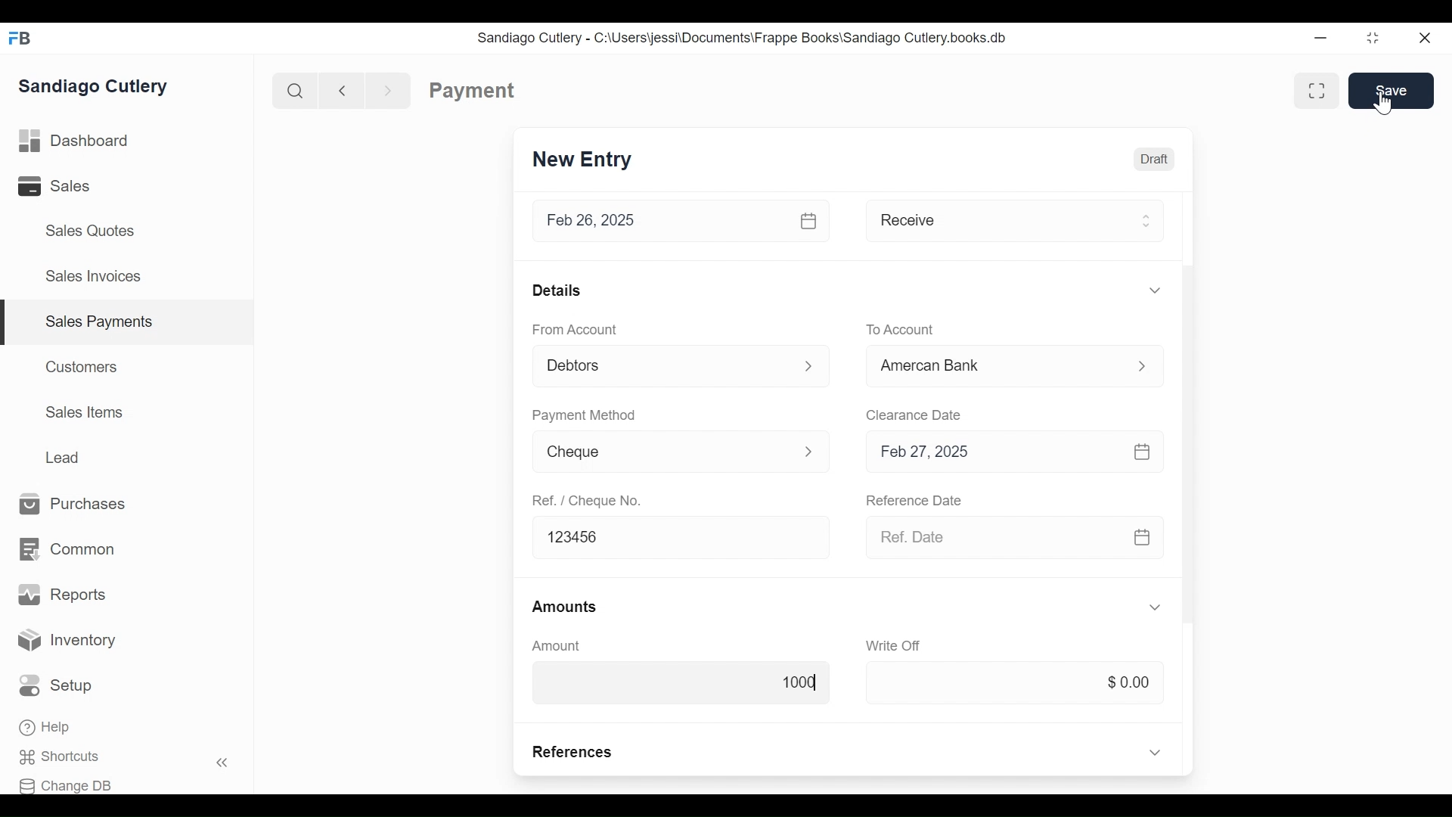 Image resolution: width=1452 pixels, height=817 pixels. I want to click on Payment, so click(473, 91).